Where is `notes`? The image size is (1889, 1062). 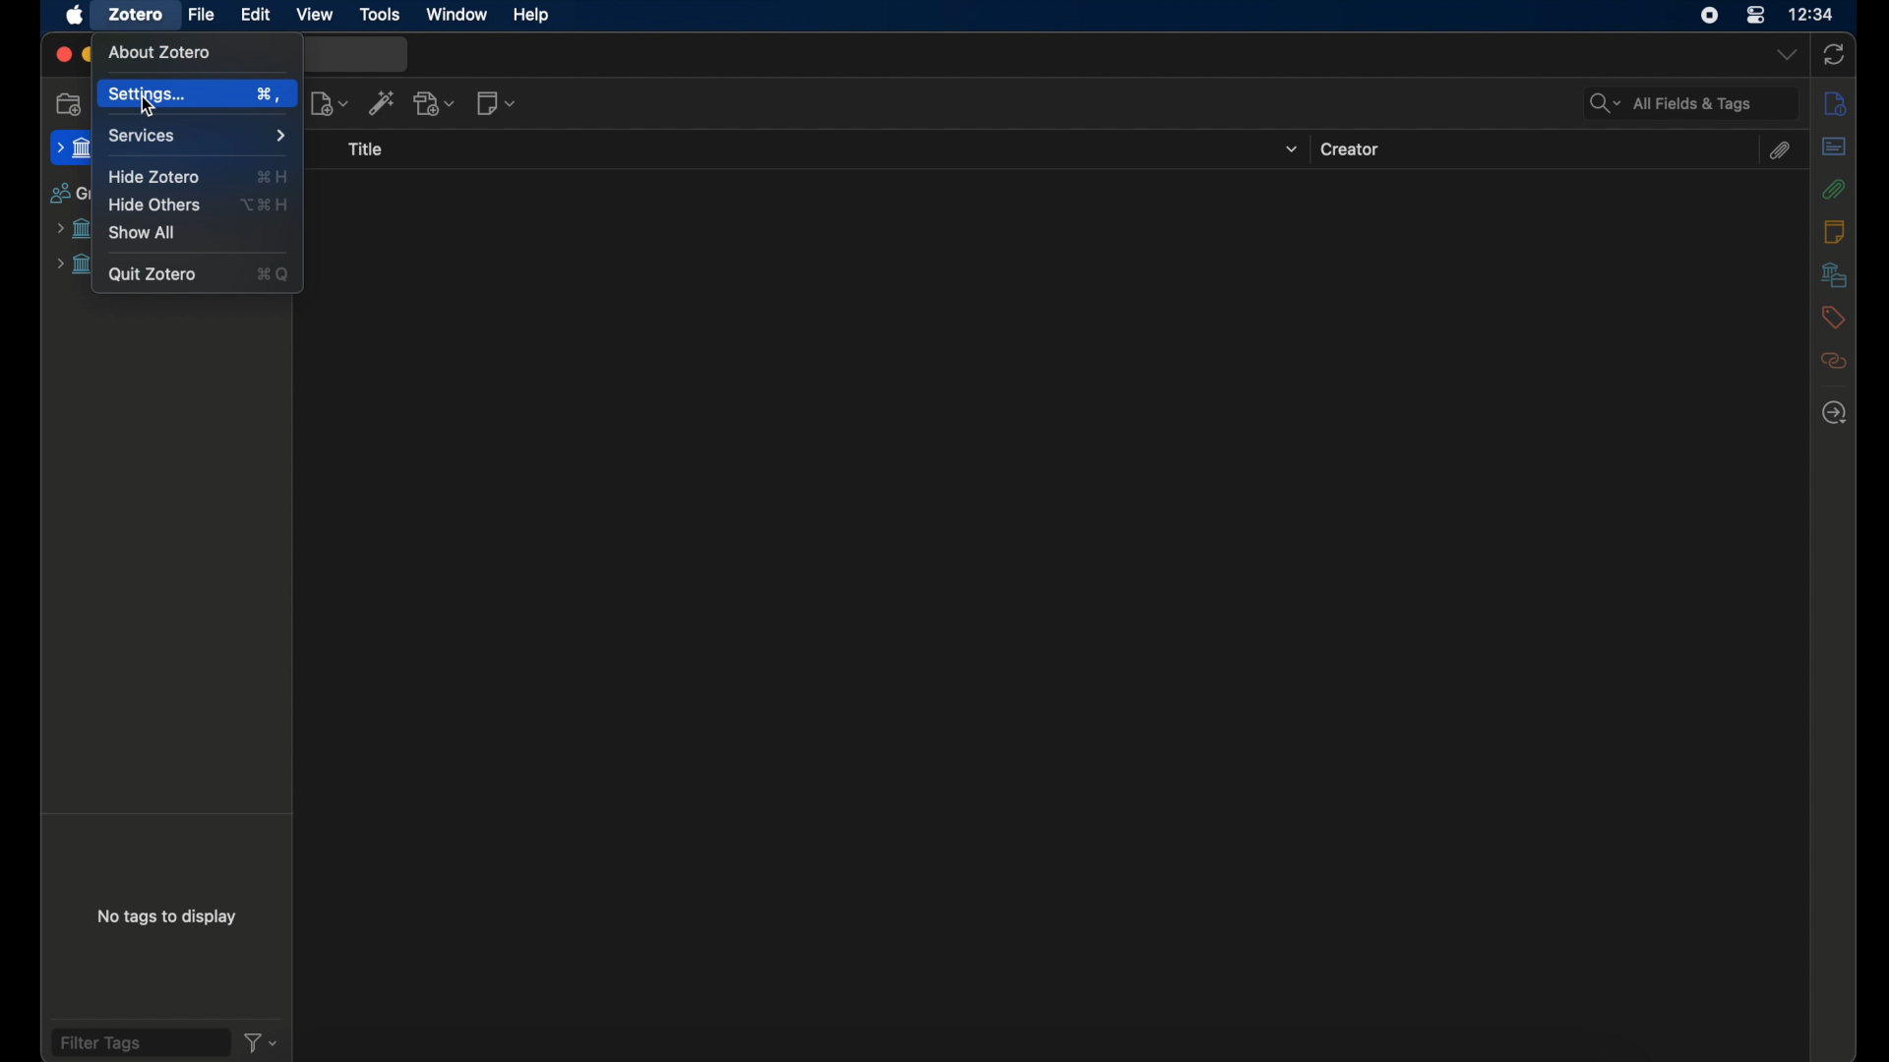
notes is located at coordinates (1836, 232).